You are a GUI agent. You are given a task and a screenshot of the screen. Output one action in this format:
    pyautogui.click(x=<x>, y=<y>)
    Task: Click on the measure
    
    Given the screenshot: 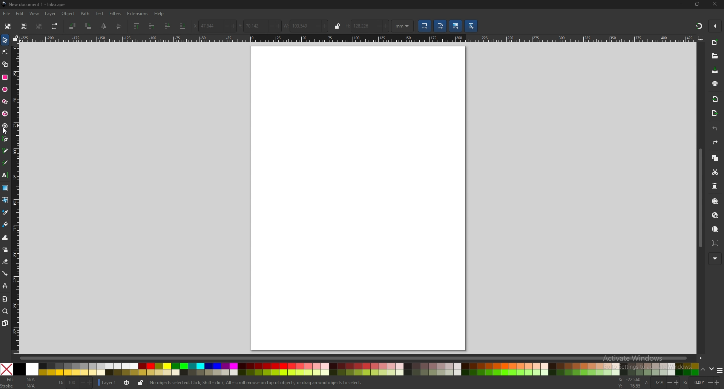 What is the action you would take?
    pyautogui.click(x=5, y=299)
    